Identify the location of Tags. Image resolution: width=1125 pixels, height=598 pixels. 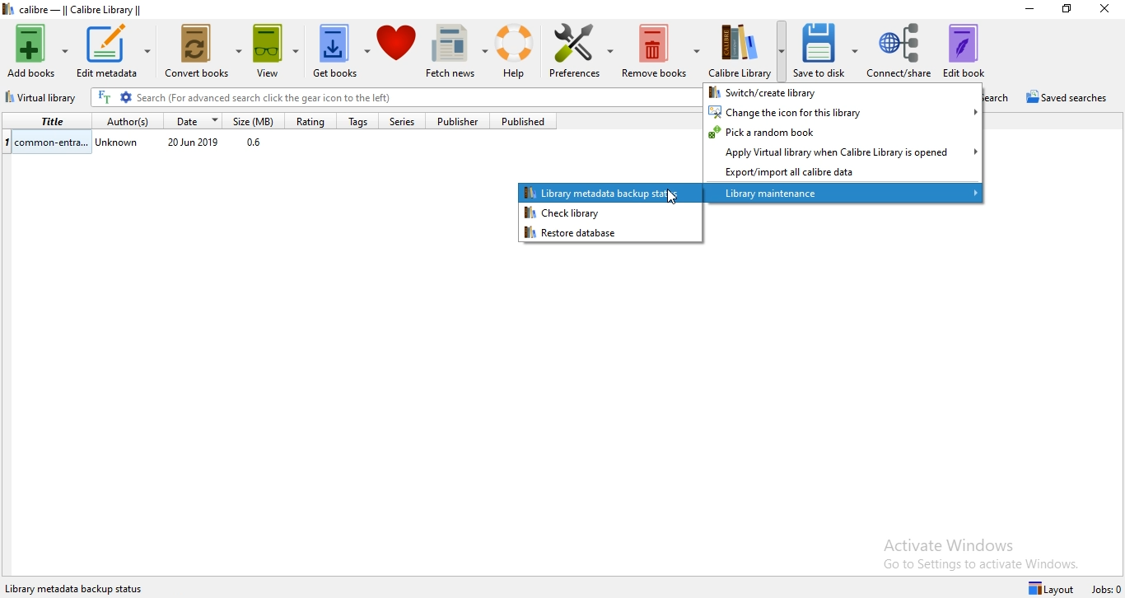
(357, 122).